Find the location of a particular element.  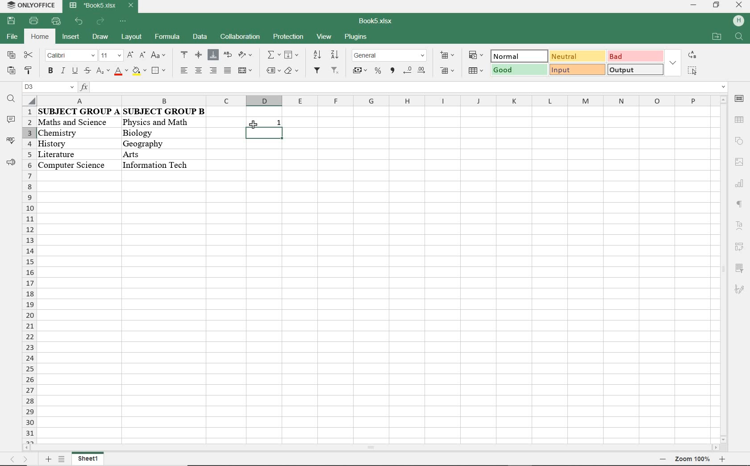

draw is located at coordinates (100, 37).